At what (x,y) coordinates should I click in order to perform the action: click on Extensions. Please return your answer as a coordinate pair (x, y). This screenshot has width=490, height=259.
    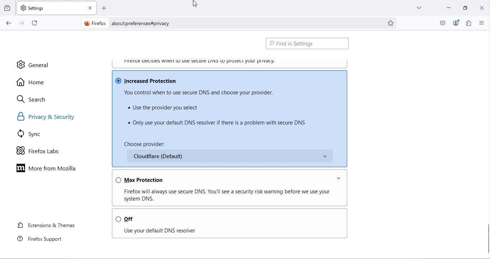
    Looking at the image, I should click on (469, 23).